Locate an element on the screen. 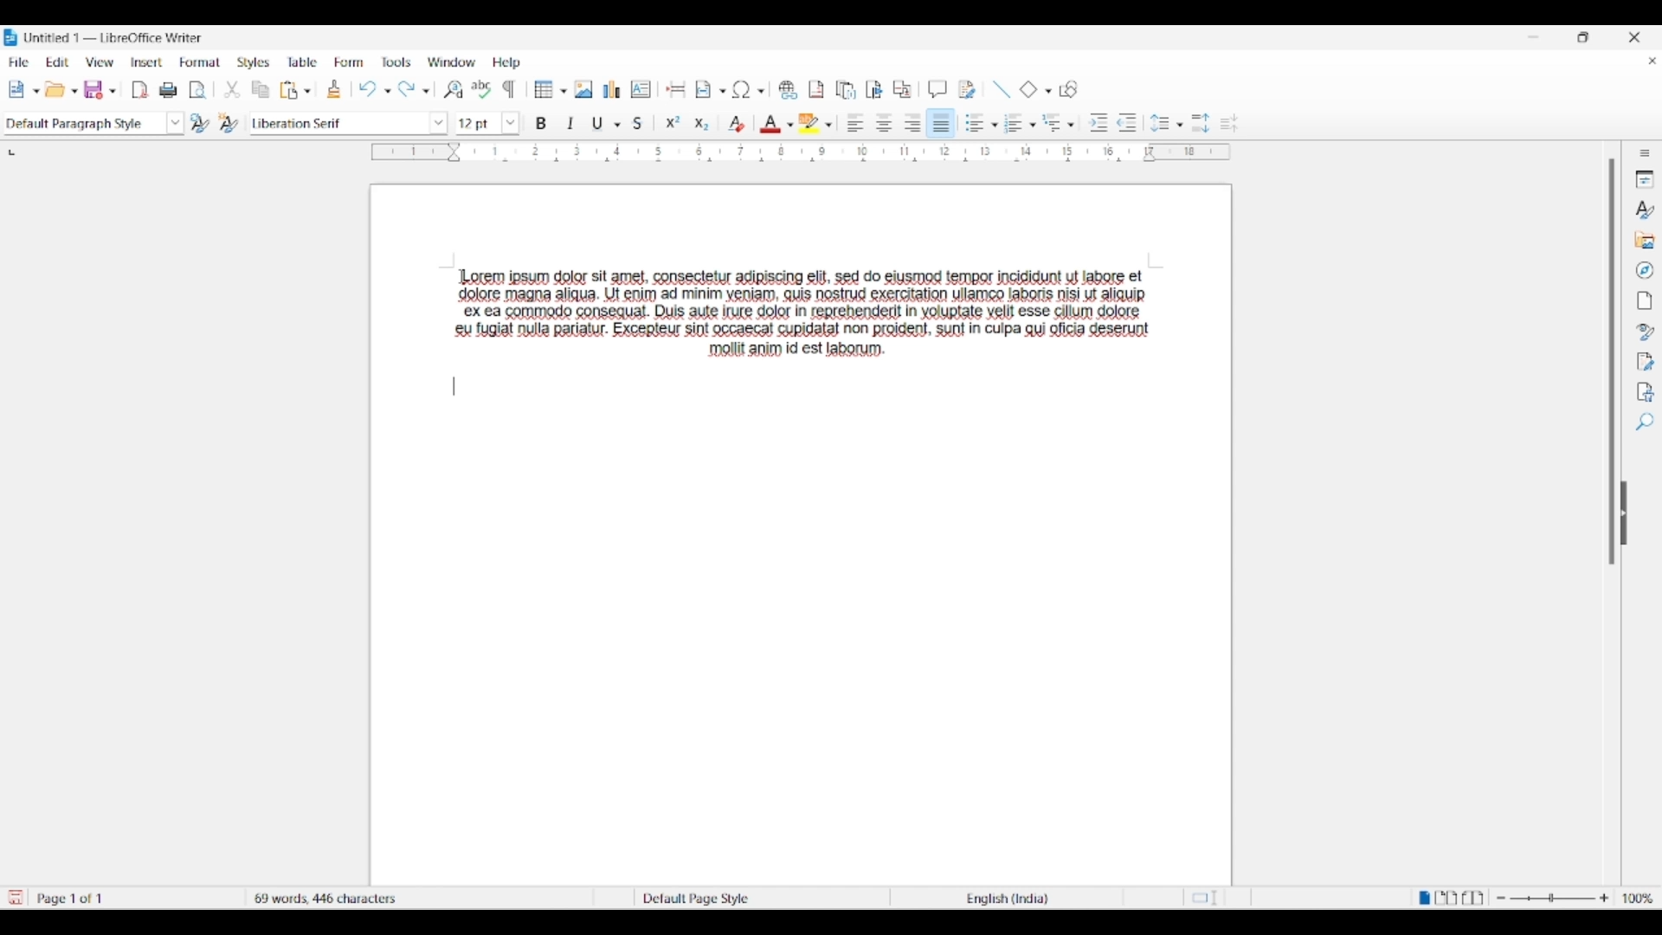  Print is located at coordinates (169, 90).